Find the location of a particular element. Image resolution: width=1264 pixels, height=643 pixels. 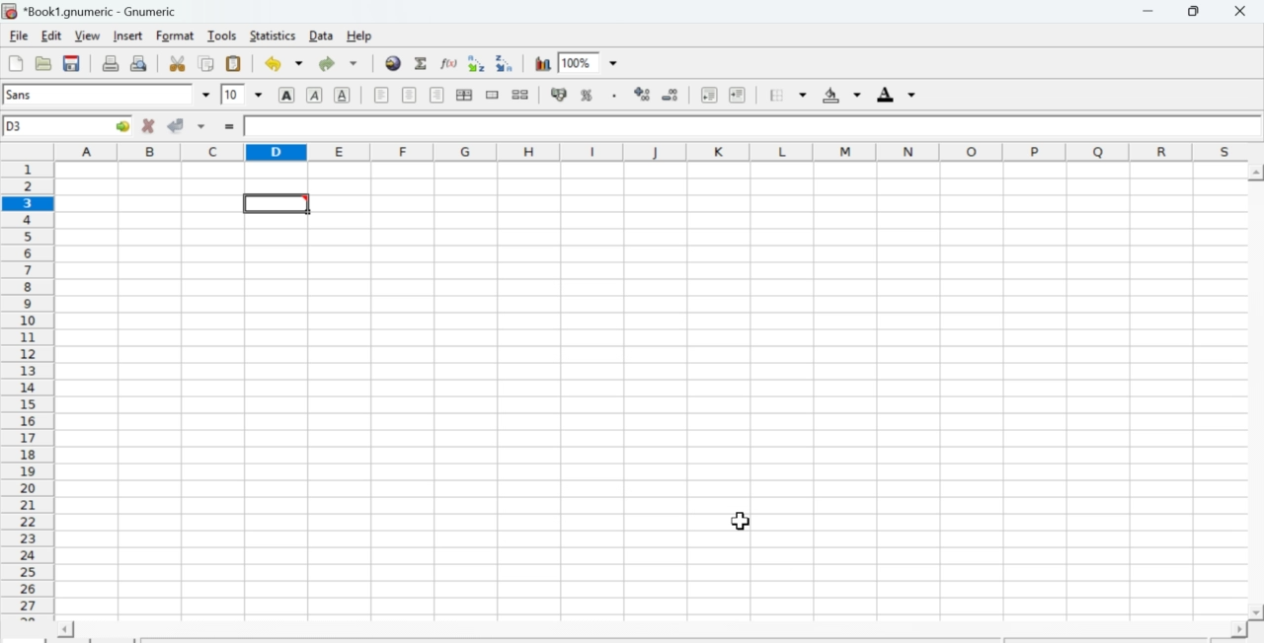

Bold is located at coordinates (283, 95).